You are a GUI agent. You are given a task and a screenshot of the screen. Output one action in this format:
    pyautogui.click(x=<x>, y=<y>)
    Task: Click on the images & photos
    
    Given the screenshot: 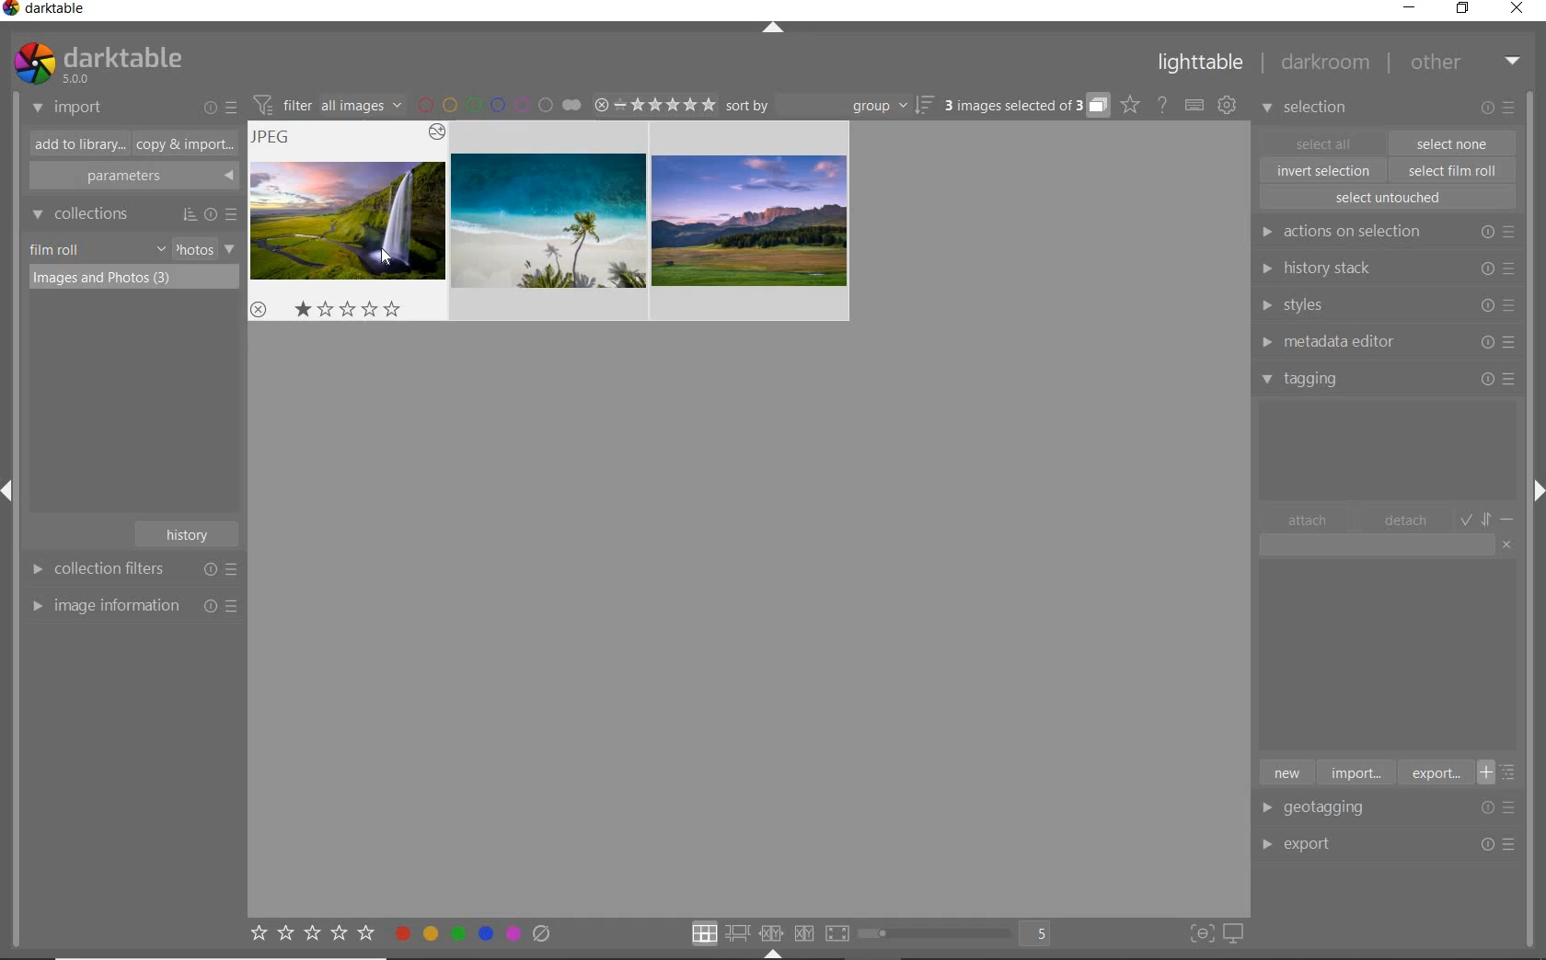 What is the action you would take?
    pyautogui.click(x=134, y=279)
    